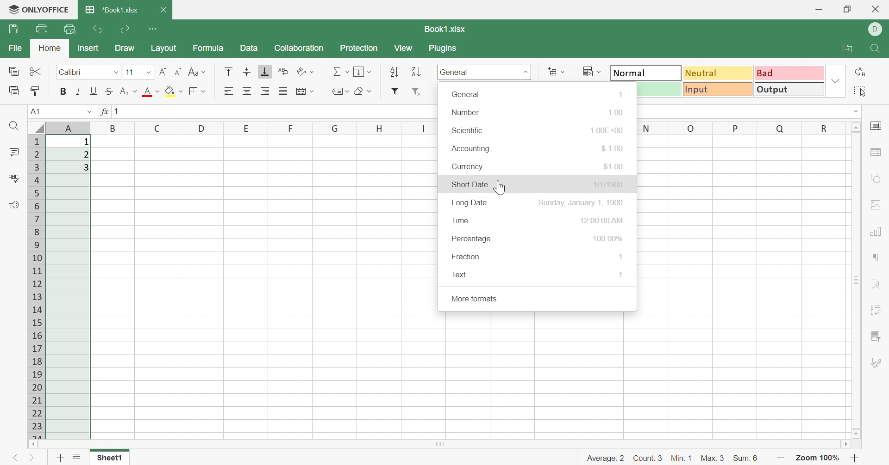 Image resolution: width=889 pixels, height=465 pixels. I want to click on Next, so click(32, 458).